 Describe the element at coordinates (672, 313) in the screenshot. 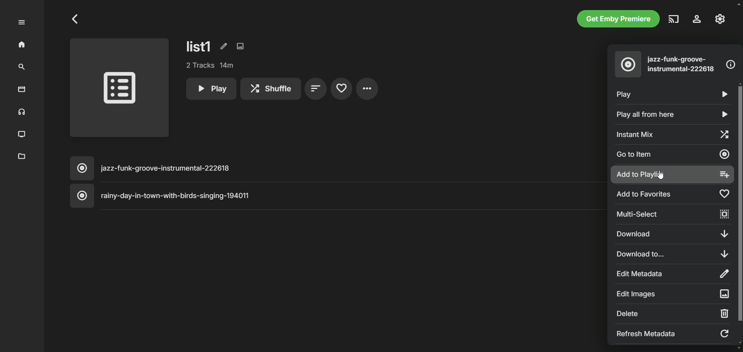

I see `delete` at that location.